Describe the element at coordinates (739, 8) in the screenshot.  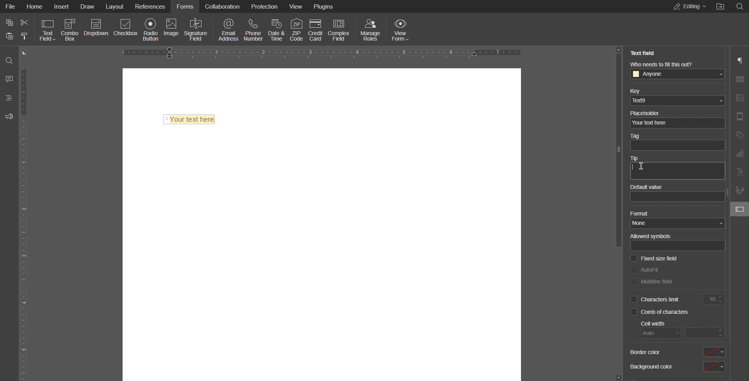
I see `` at that location.